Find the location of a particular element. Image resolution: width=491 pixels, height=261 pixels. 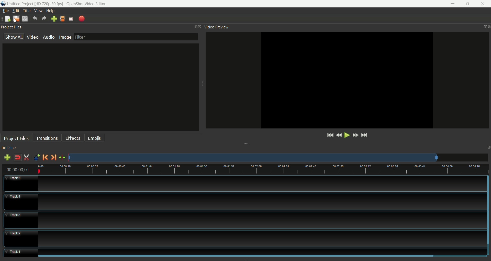

maximize is located at coordinates (488, 147).